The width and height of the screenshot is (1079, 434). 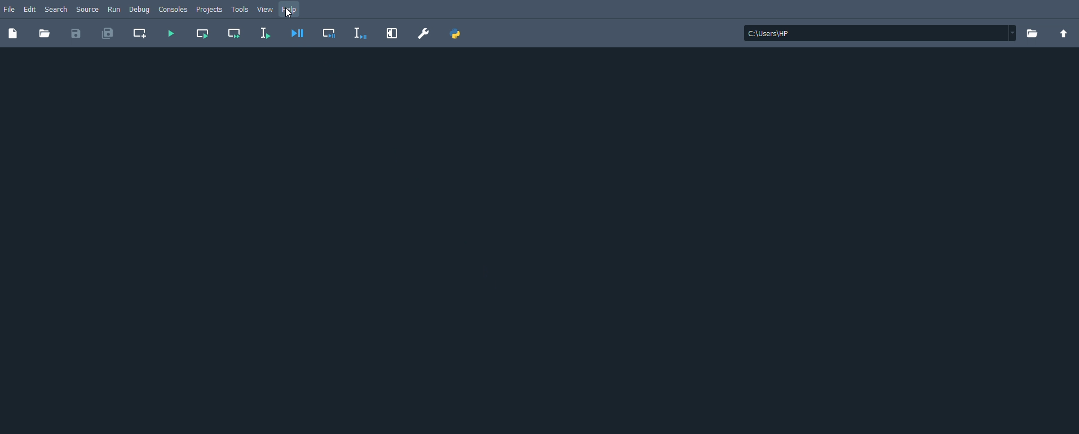 I want to click on Create new cell at the current line, so click(x=141, y=33).